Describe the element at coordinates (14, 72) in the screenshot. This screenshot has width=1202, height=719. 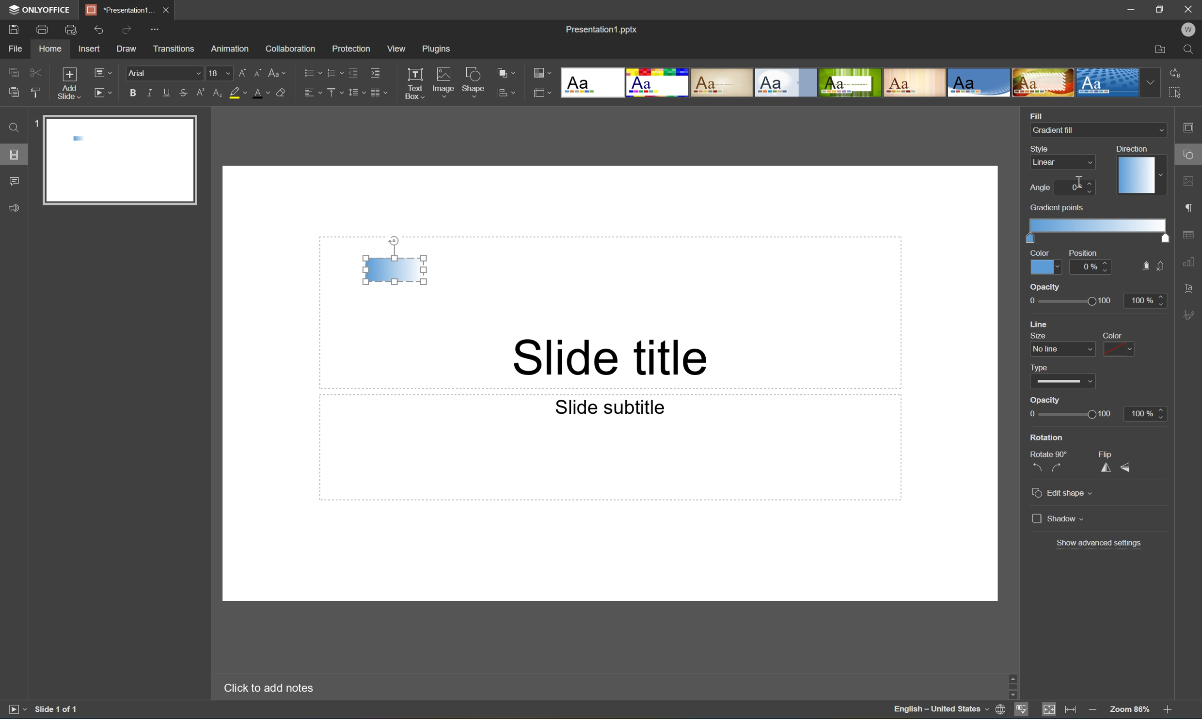
I see `Copy` at that location.